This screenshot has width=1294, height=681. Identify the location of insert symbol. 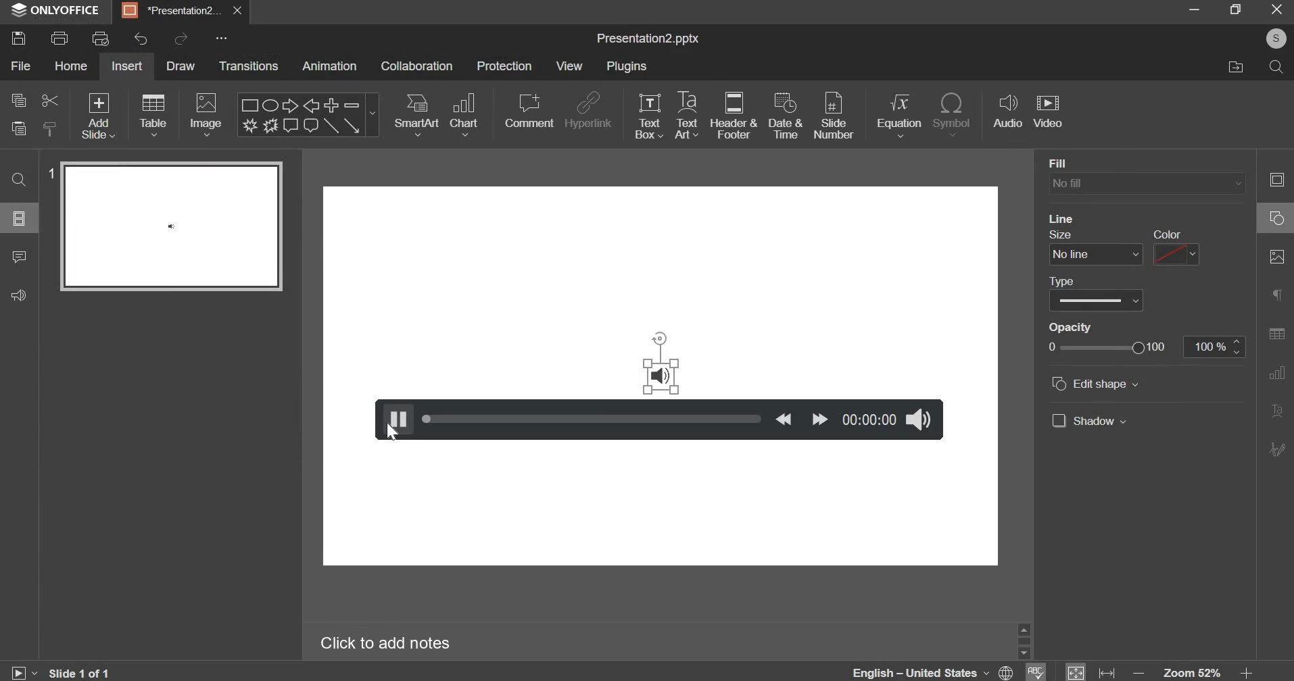
(954, 114).